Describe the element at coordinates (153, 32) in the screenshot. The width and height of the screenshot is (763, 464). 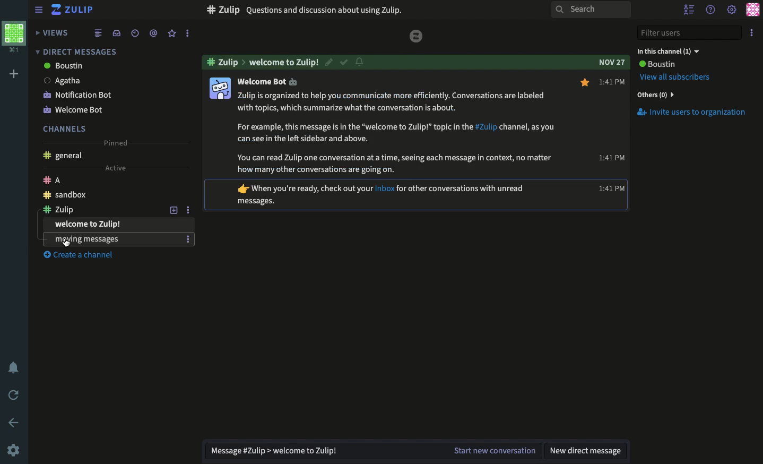
I see `Tag` at that location.